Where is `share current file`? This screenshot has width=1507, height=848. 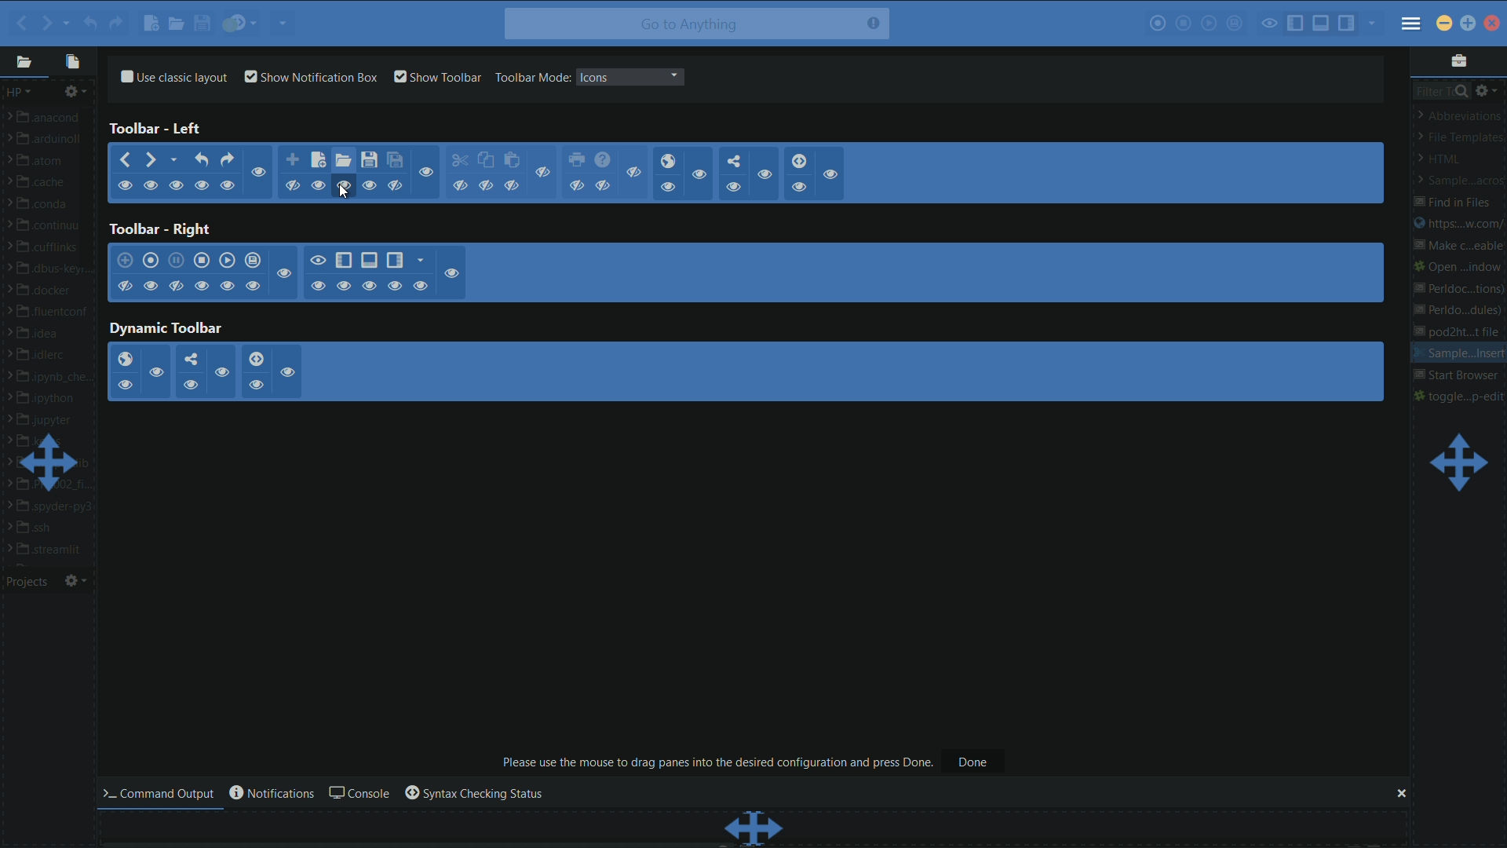
share current file is located at coordinates (281, 23).